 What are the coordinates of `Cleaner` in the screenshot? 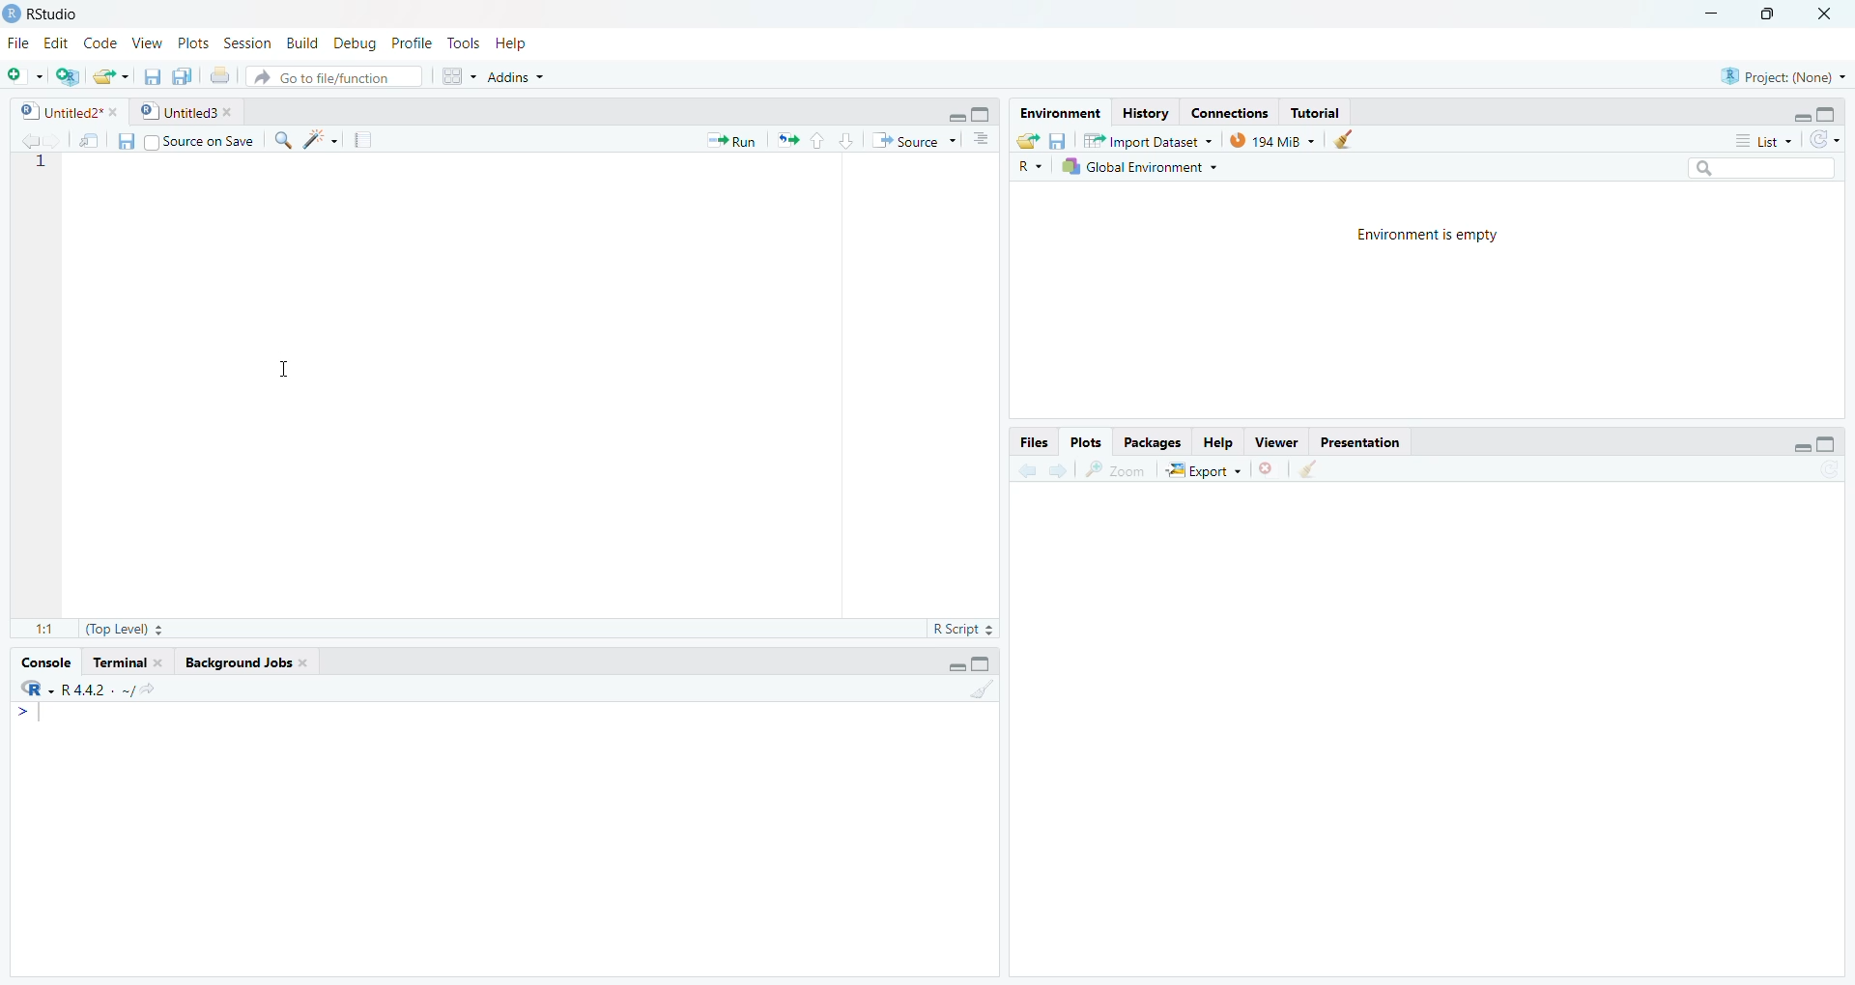 It's located at (982, 691).